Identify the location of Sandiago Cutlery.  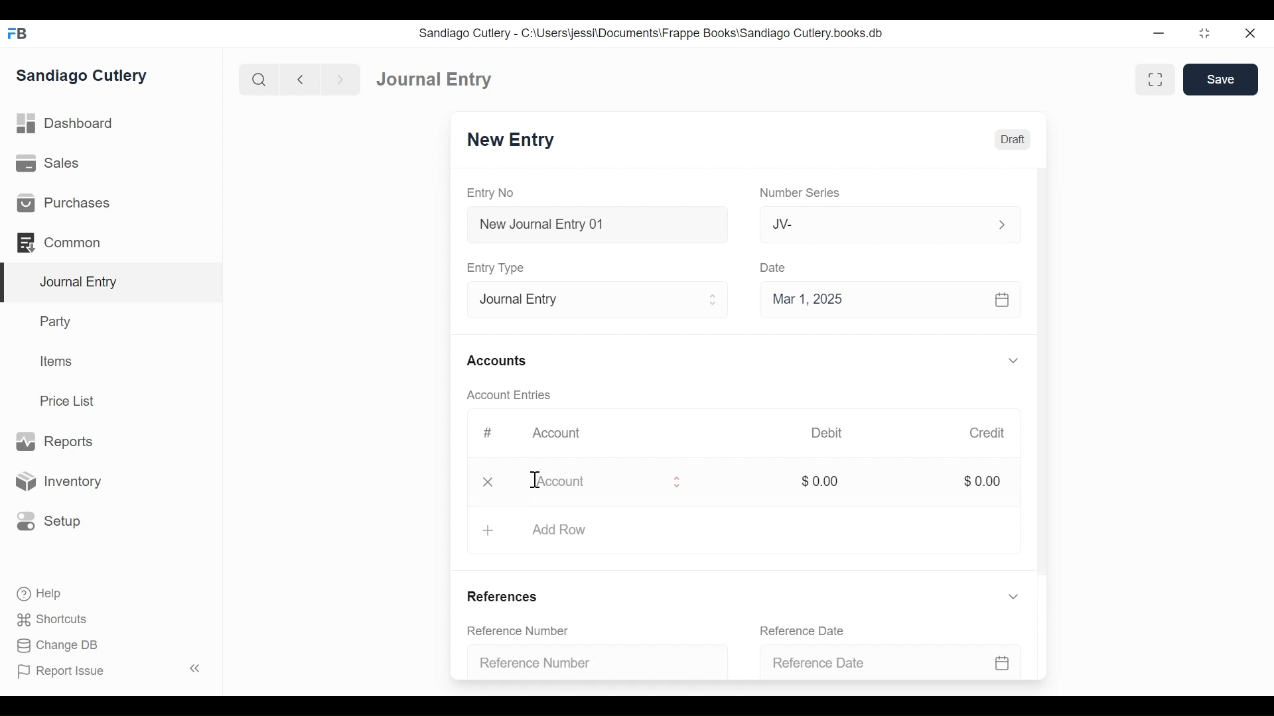
(89, 77).